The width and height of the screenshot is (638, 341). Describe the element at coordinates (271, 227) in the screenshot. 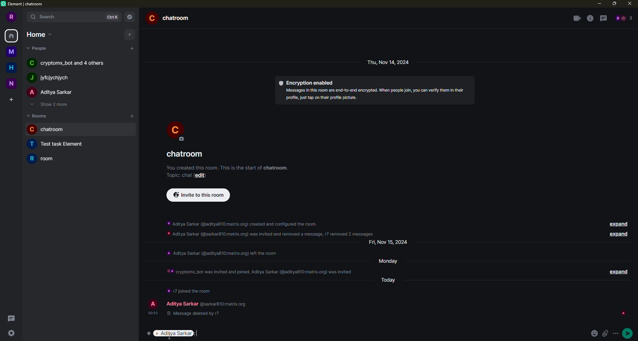

I see `info` at that location.